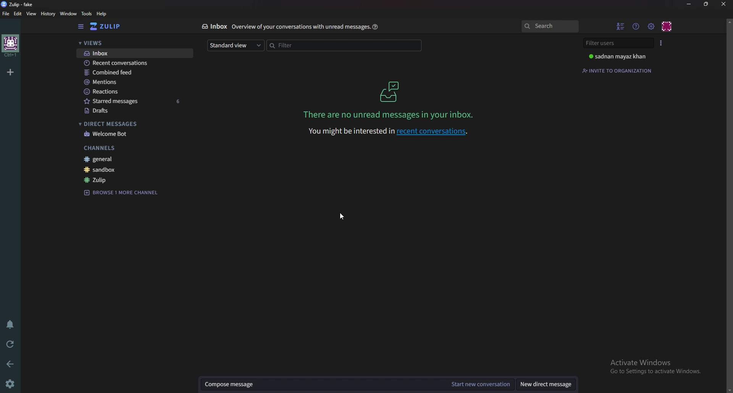  Describe the element at coordinates (135, 111) in the screenshot. I see `Drafts` at that location.